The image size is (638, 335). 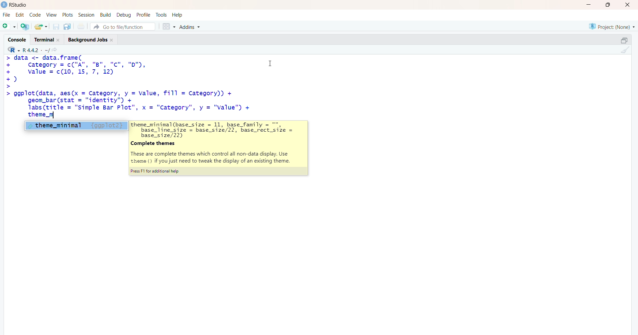 I want to click on Cursor, so click(x=270, y=62).